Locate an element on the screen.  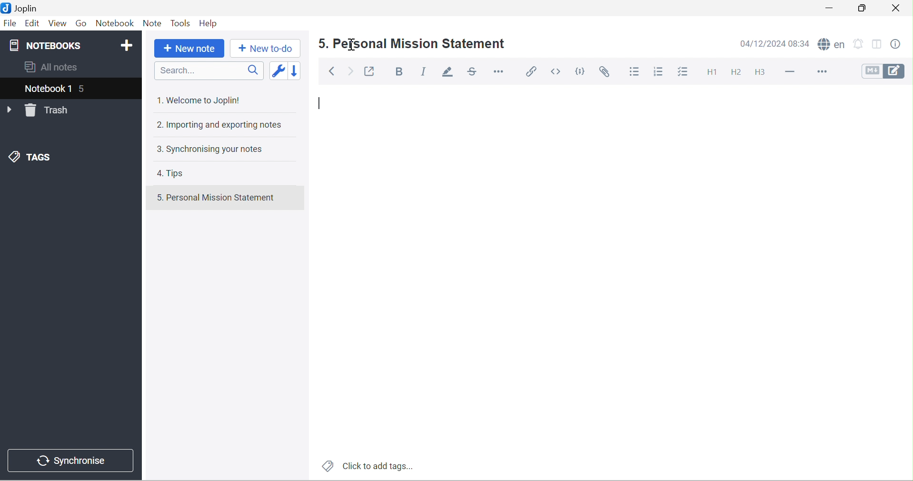
5. Personal Mission Statement is located at coordinates (217, 197).